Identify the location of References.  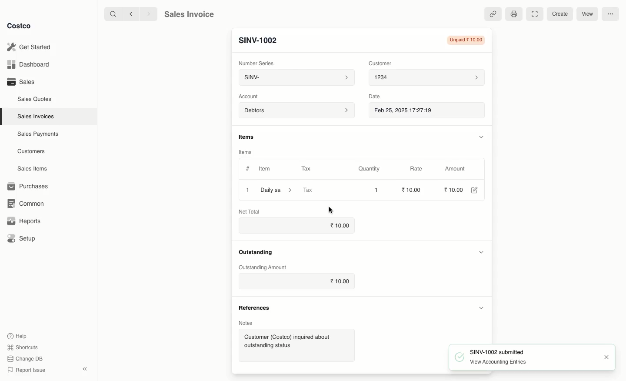
(256, 308).